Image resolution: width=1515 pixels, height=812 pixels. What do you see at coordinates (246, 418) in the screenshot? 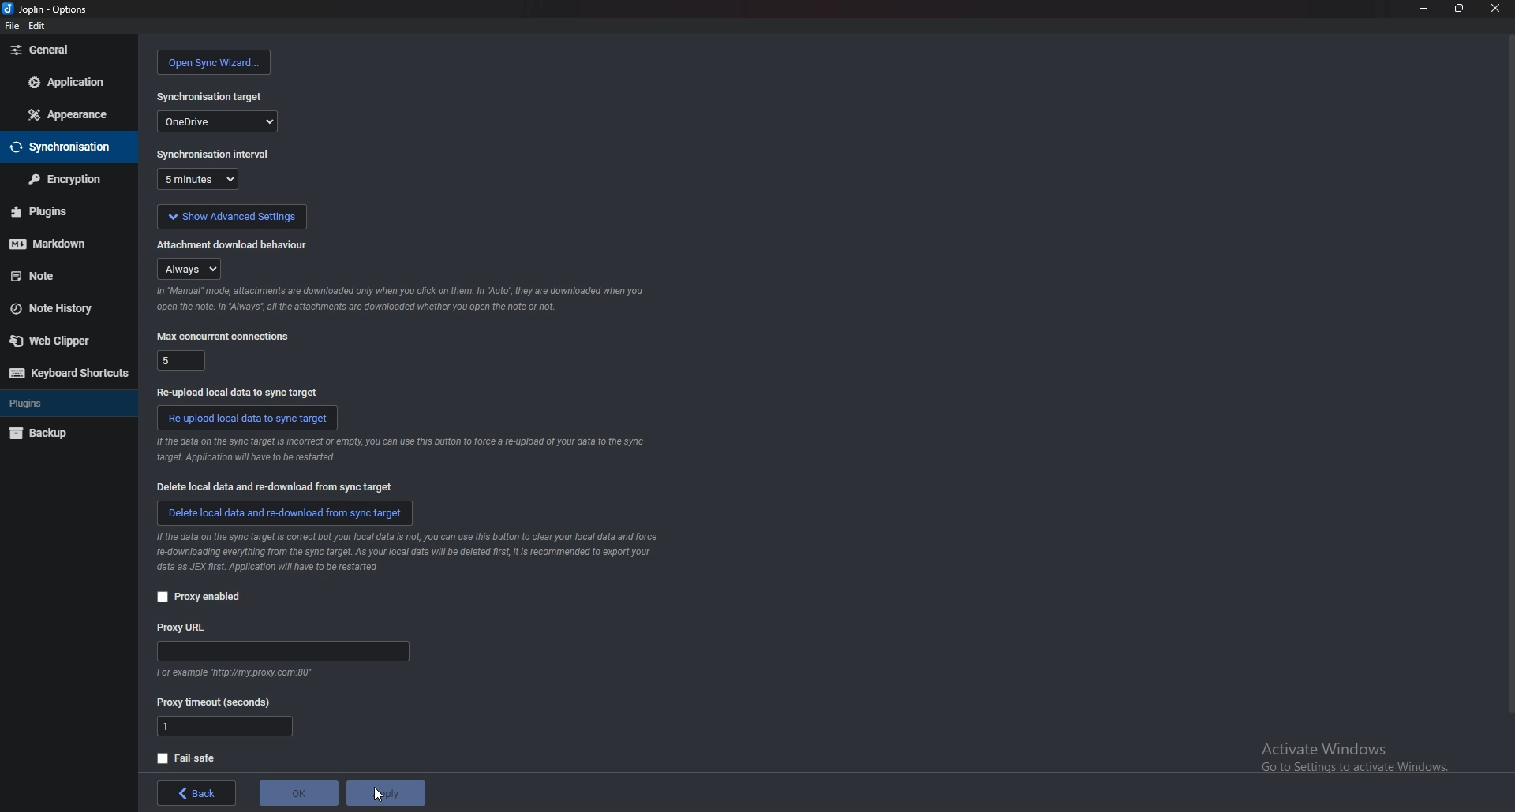
I see `reupload data` at bounding box center [246, 418].